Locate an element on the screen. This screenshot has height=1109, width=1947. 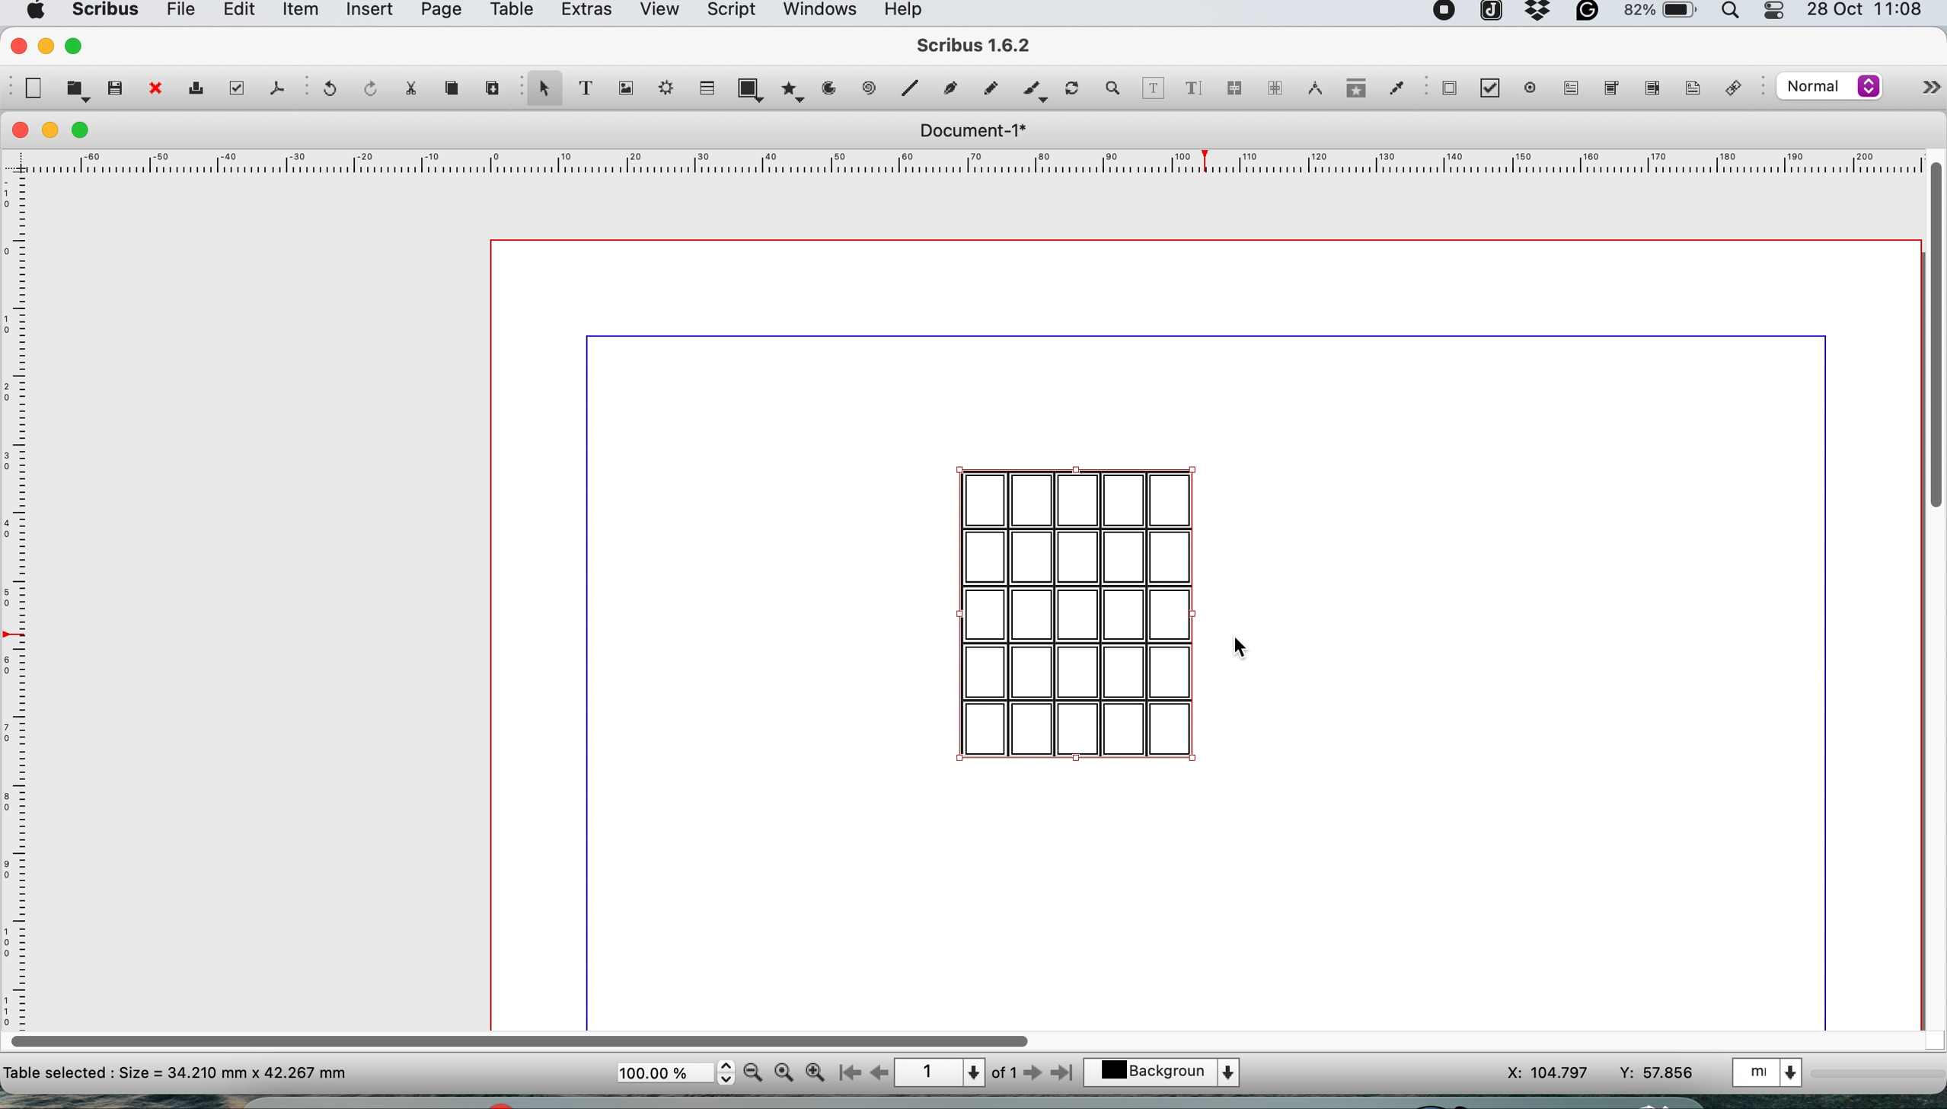
horizontal scroll bar is located at coordinates (525, 1036).